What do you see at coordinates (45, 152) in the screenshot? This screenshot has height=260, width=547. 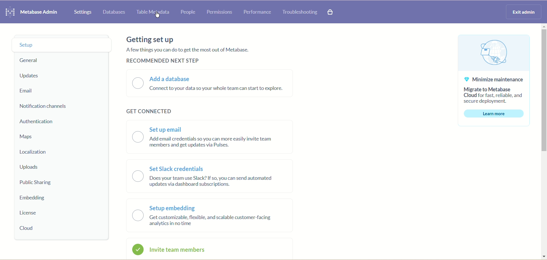 I see `Localization` at bounding box center [45, 152].